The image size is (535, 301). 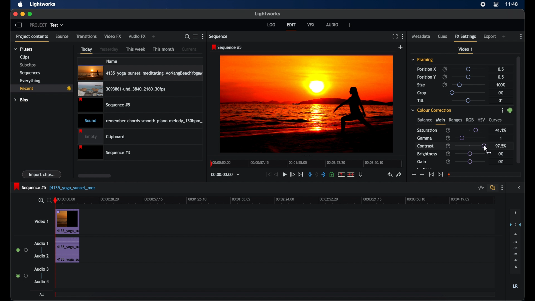 I want to click on video preview, so click(x=307, y=104).